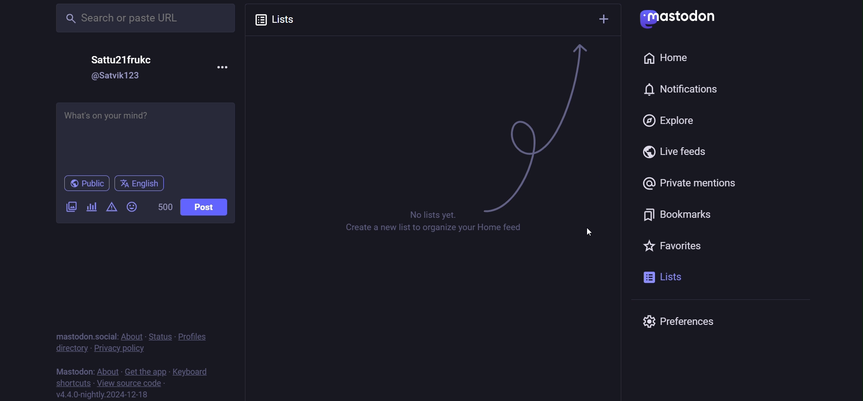  What do you see at coordinates (639, 89) in the screenshot?
I see `notification` at bounding box center [639, 89].